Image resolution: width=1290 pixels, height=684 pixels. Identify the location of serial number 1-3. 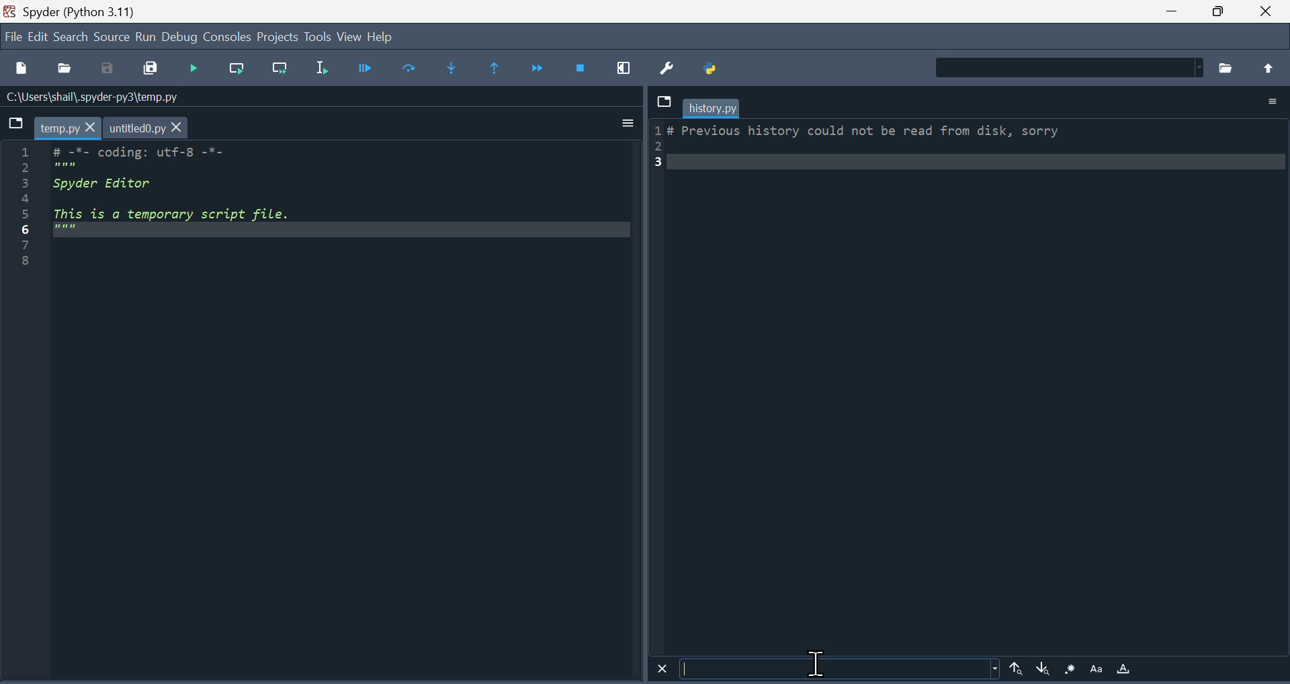
(656, 148).